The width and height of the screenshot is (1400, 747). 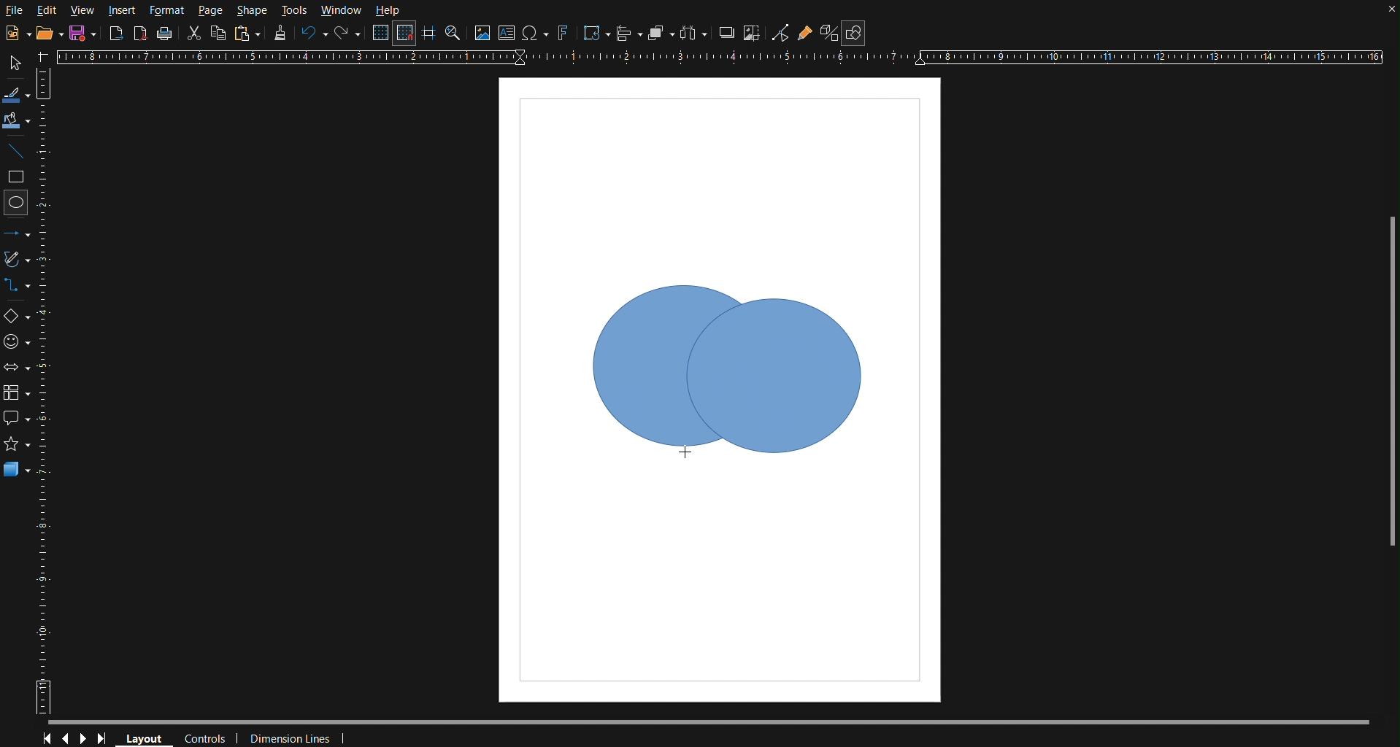 What do you see at coordinates (634, 362) in the screenshot?
I see `Shape Box` at bounding box center [634, 362].